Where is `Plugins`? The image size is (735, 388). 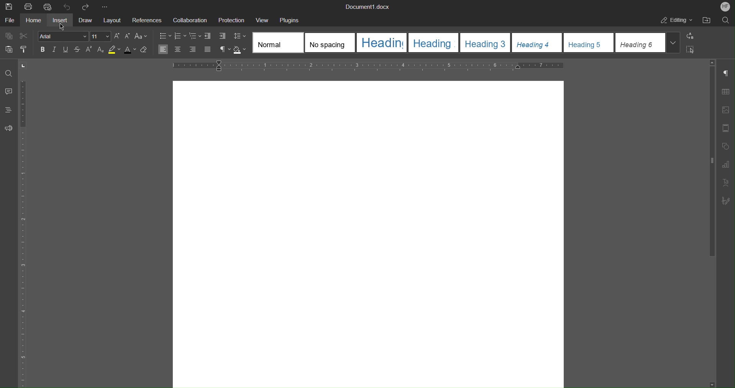
Plugins is located at coordinates (289, 20).